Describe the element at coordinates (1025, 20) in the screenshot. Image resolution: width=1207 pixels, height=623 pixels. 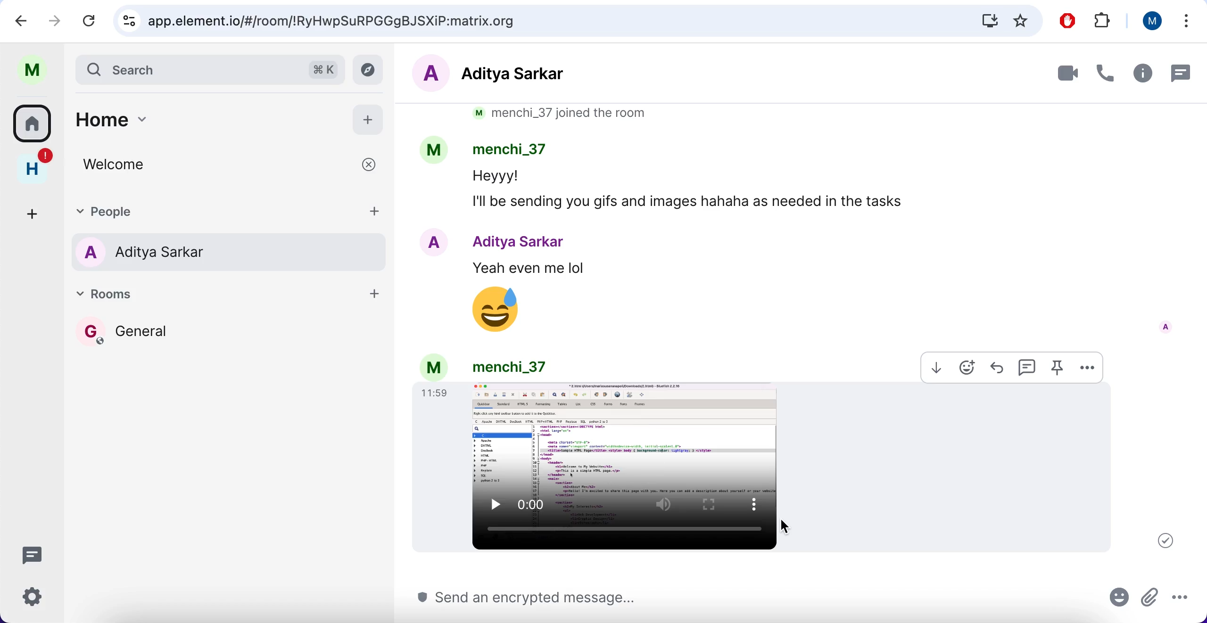
I see `favorites` at that location.